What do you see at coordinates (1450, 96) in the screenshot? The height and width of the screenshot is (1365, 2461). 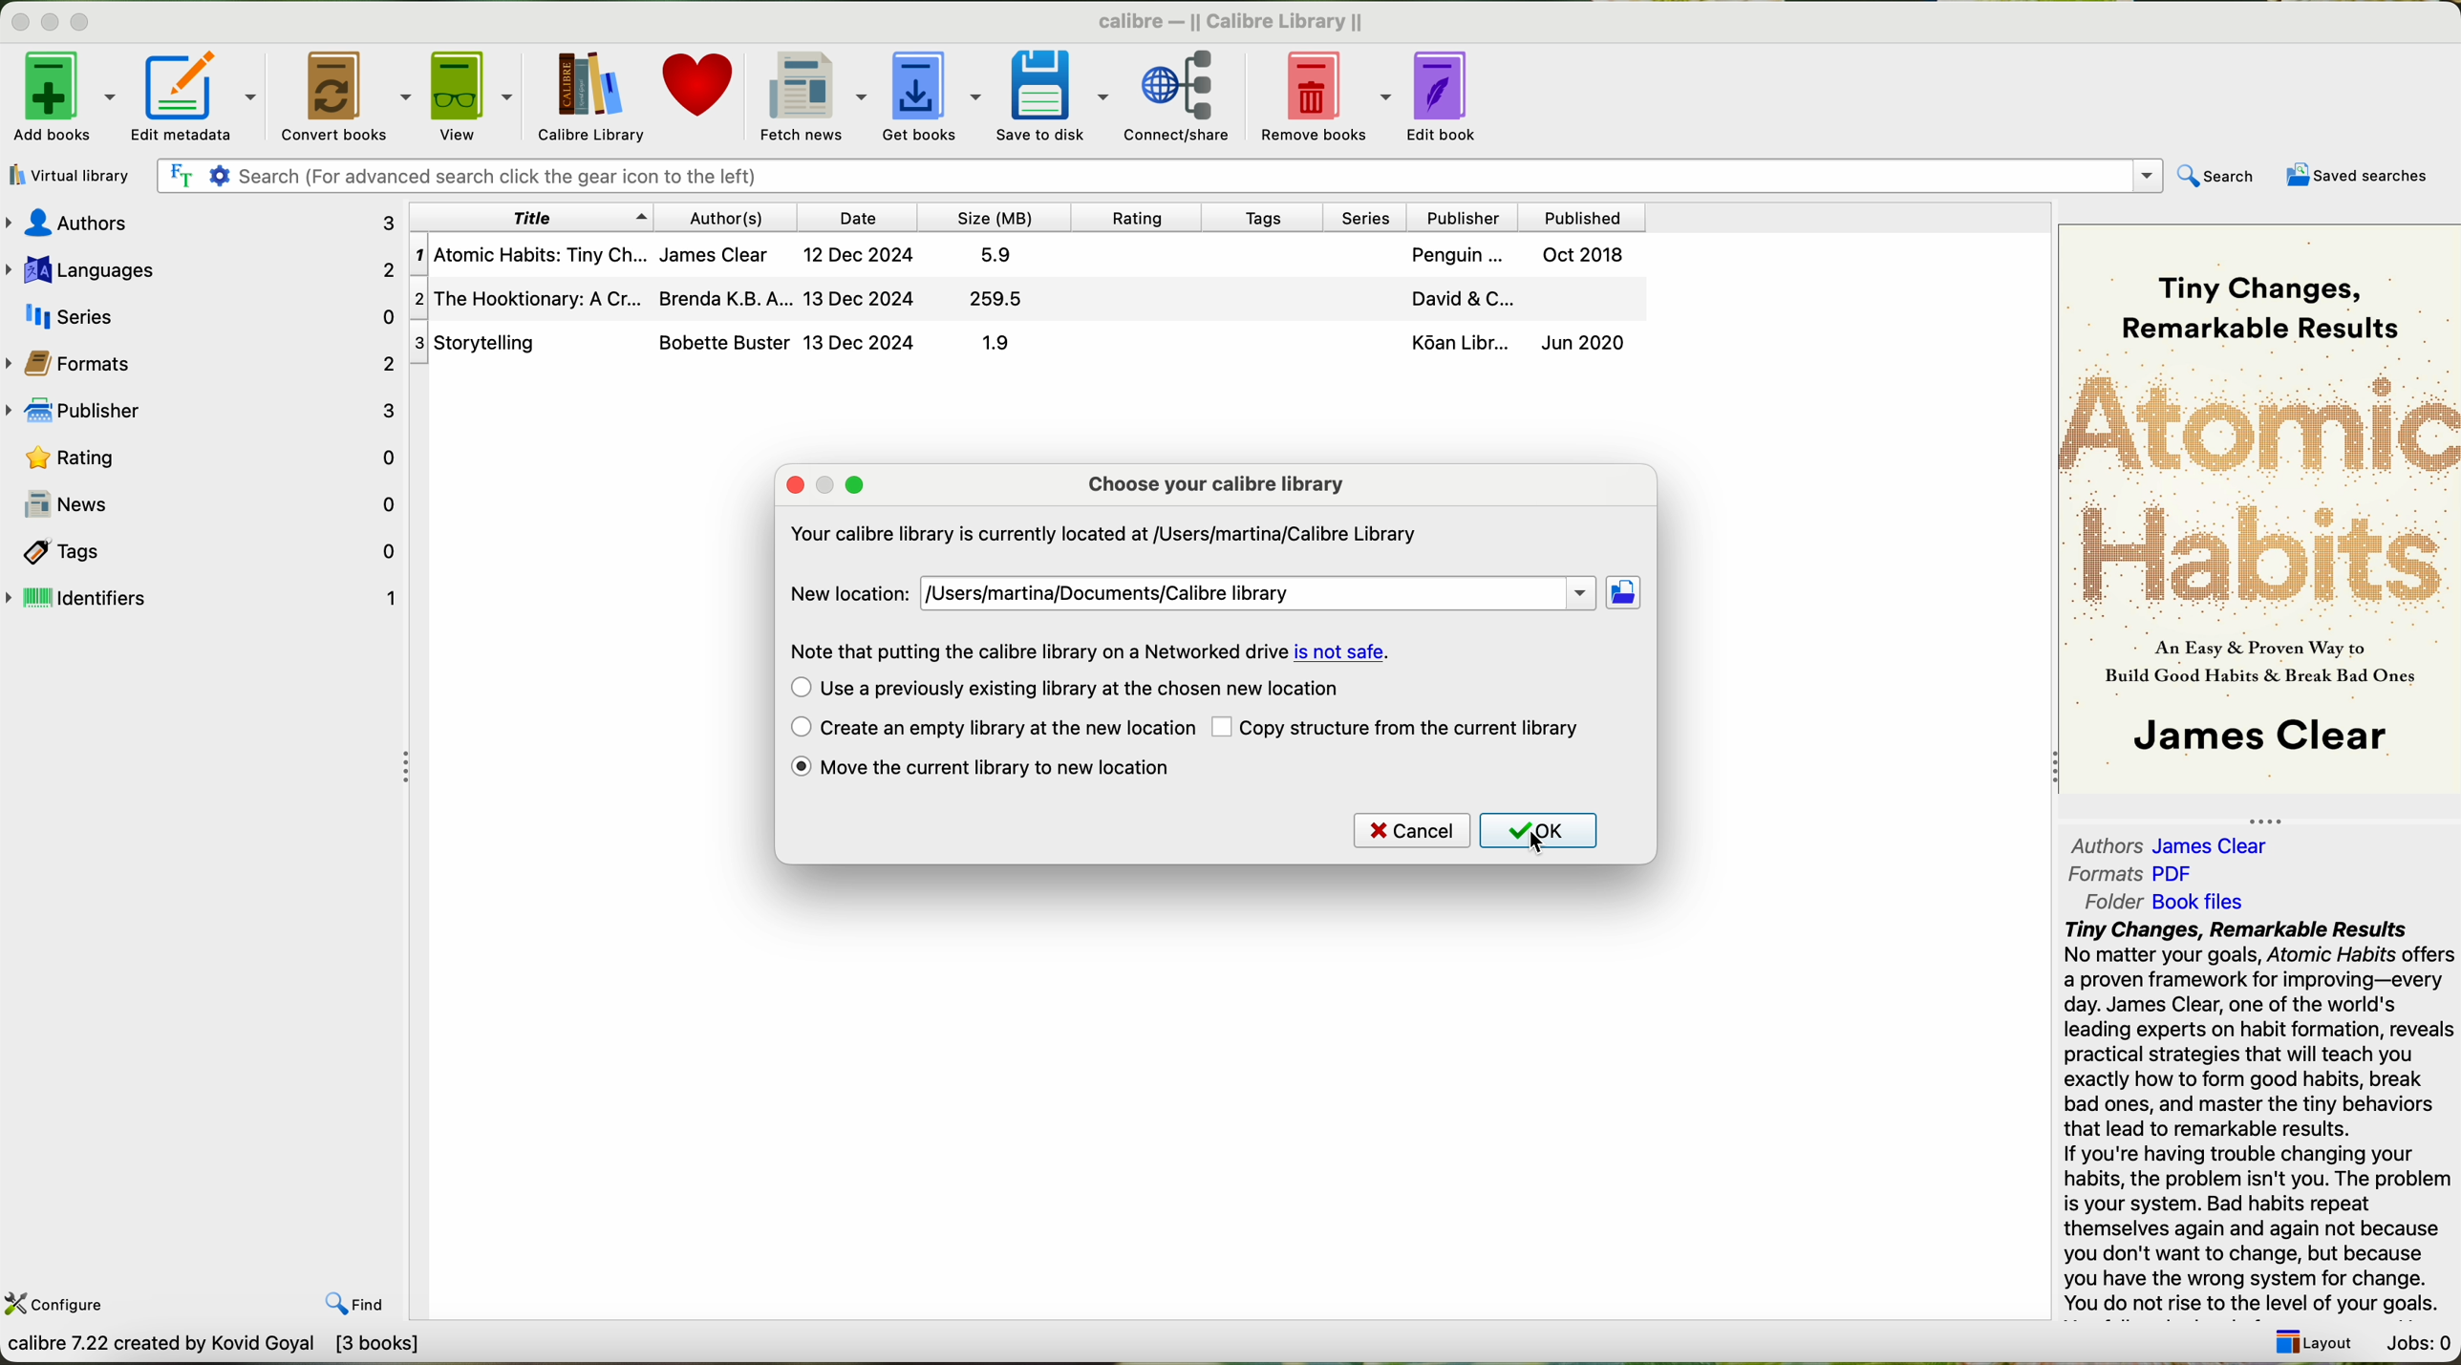 I see `edit book` at bounding box center [1450, 96].